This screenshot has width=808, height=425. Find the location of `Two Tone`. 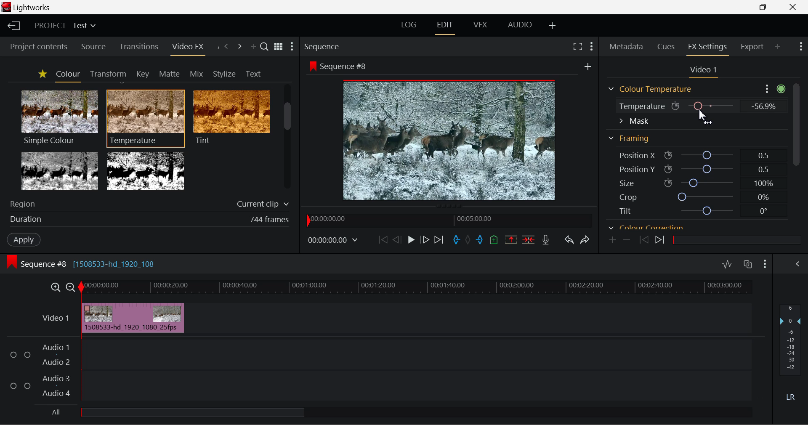

Two Tone is located at coordinates (144, 170).